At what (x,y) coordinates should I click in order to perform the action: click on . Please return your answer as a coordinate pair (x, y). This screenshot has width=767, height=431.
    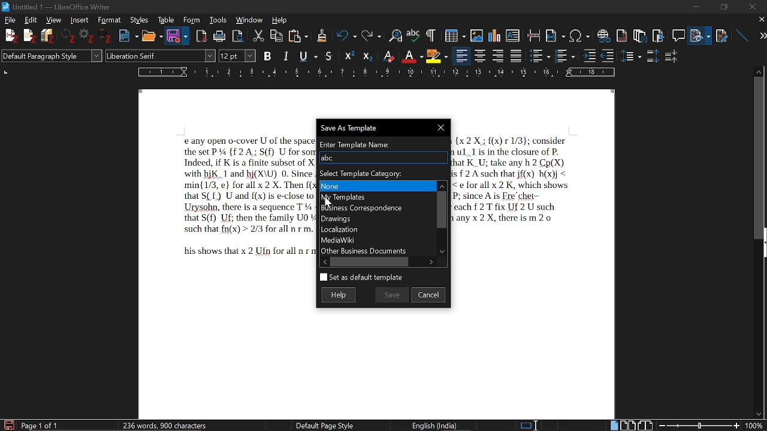
    Looking at the image, I should click on (632, 56).